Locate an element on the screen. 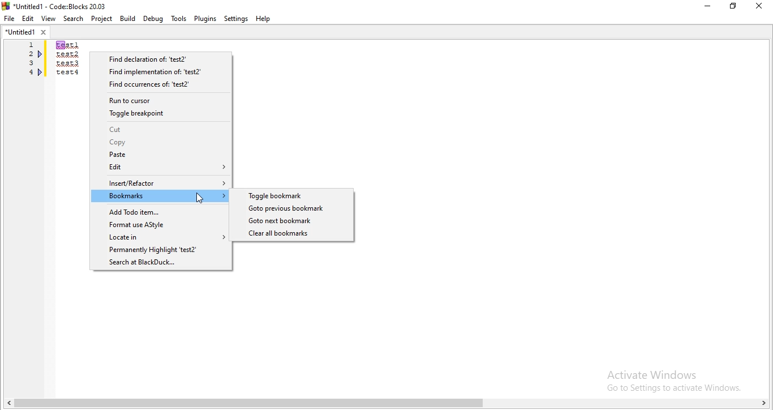 This screenshot has height=410, width=773. Debugger Point is located at coordinates (41, 74).